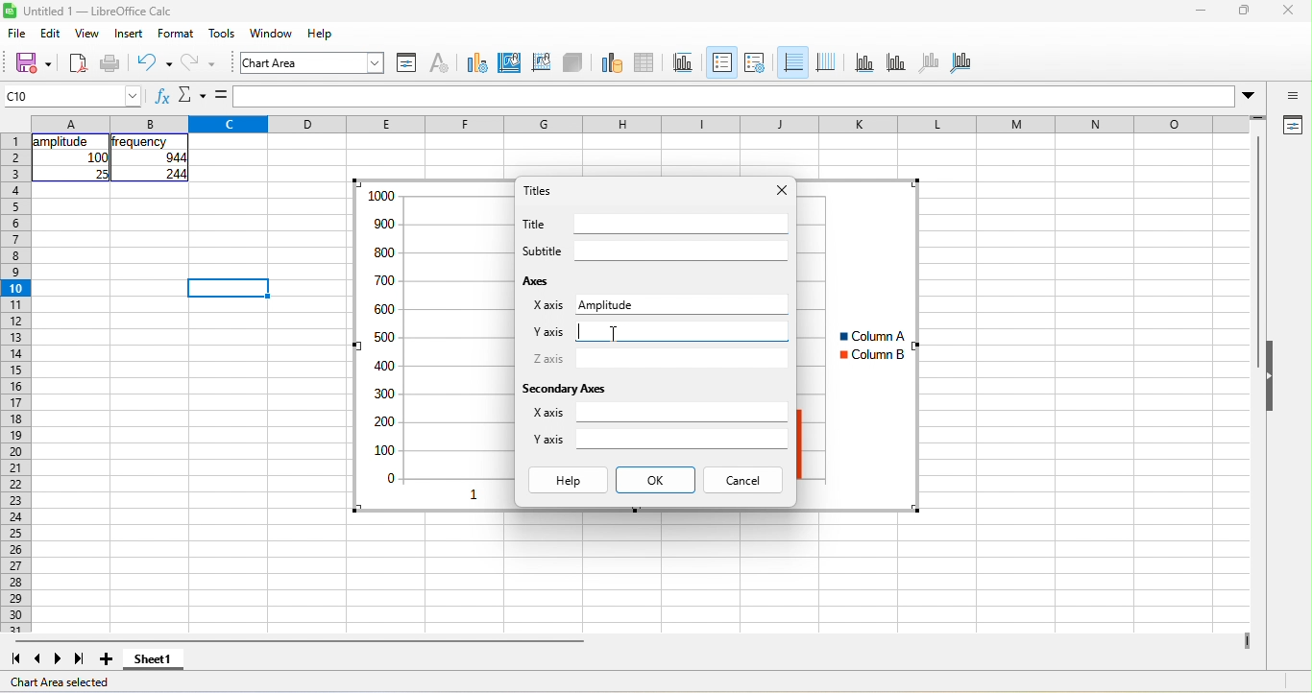 This screenshot has width=1312, height=693. I want to click on maximize, so click(1245, 10).